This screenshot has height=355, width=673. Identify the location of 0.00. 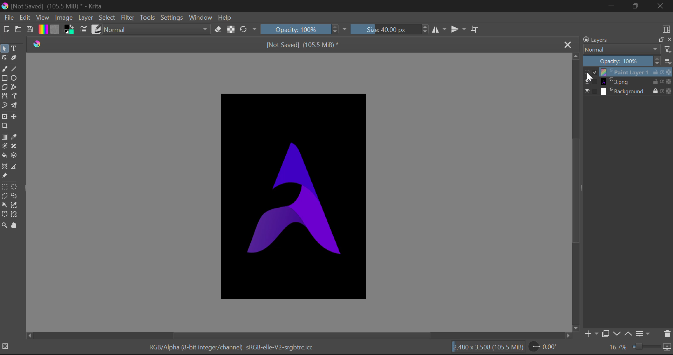
(549, 347).